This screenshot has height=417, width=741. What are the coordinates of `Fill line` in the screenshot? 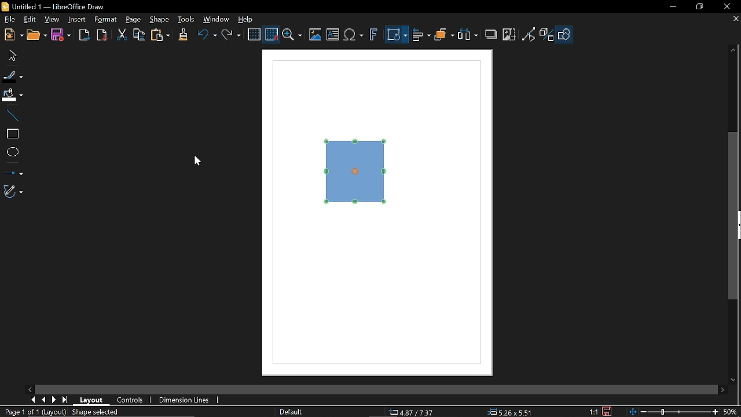 It's located at (13, 75).